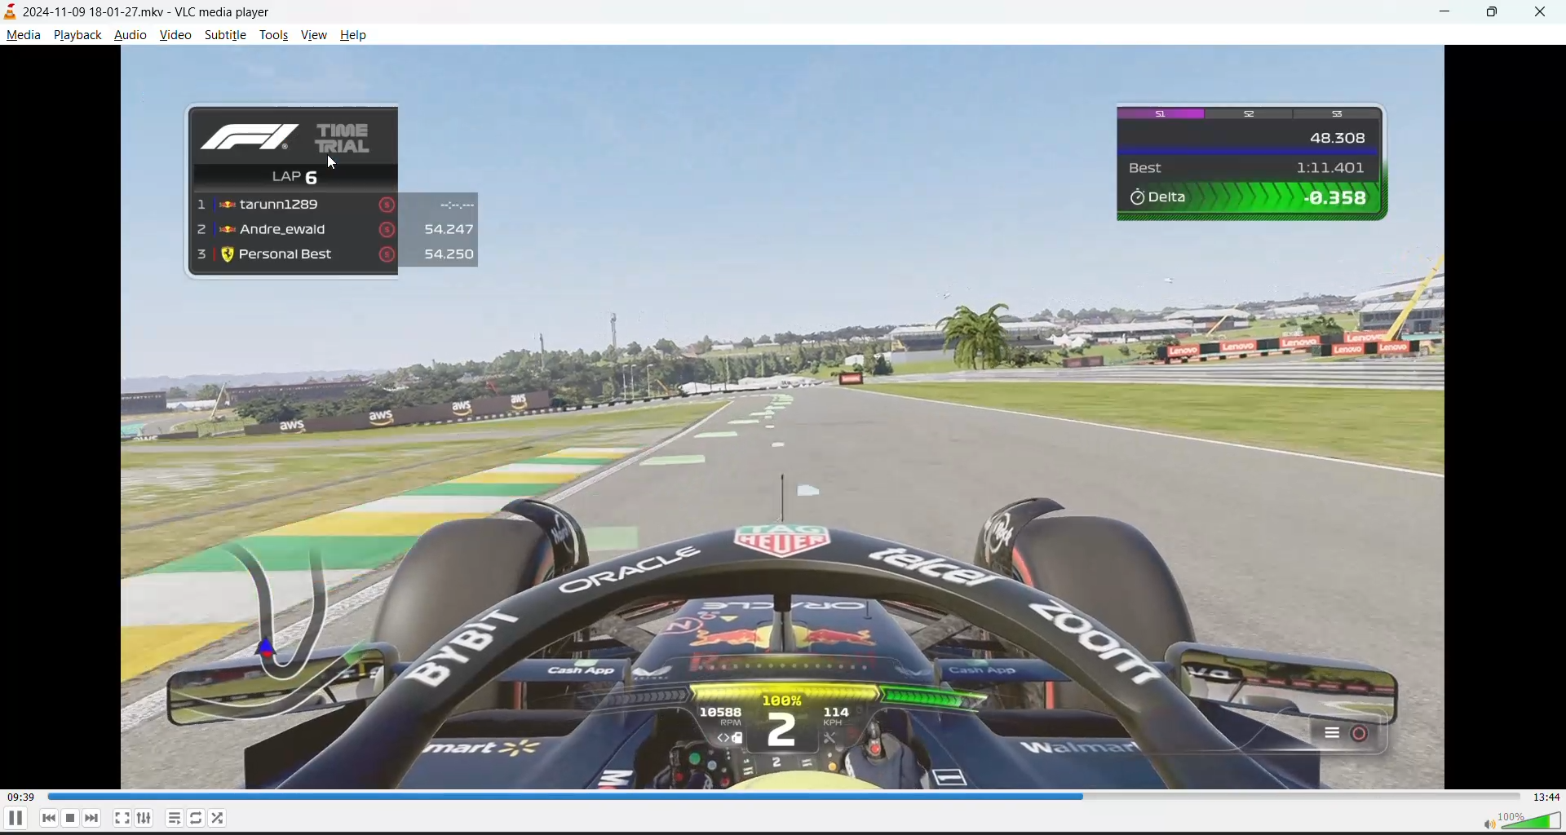 Image resolution: width=1566 pixels, height=835 pixels. What do you see at coordinates (1548, 797) in the screenshot?
I see `total track time` at bounding box center [1548, 797].